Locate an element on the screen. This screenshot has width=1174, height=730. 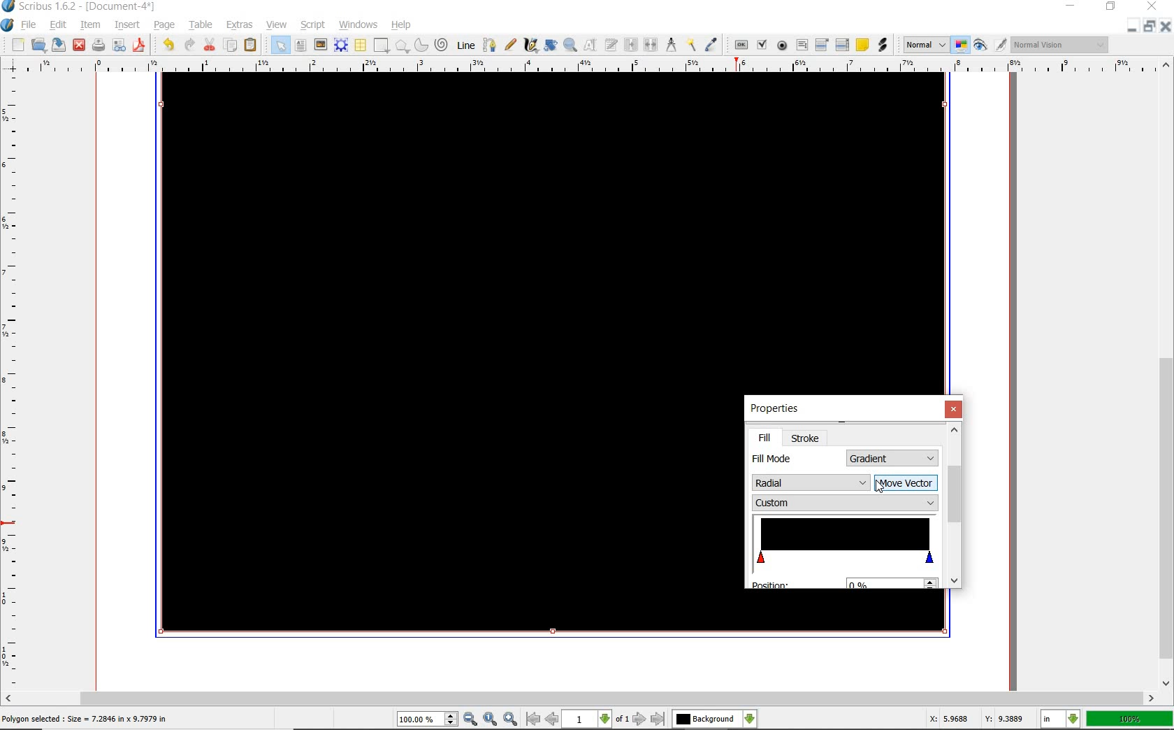
table is located at coordinates (201, 25).